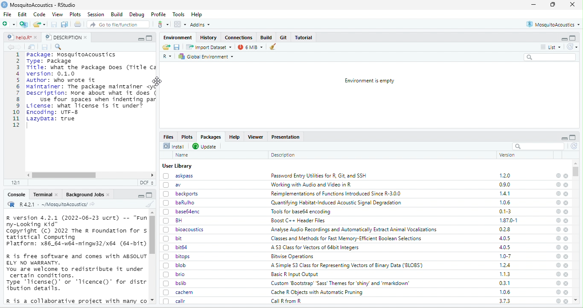  Describe the element at coordinates (168, 137) in the screenshot. I see `Files` at that location.